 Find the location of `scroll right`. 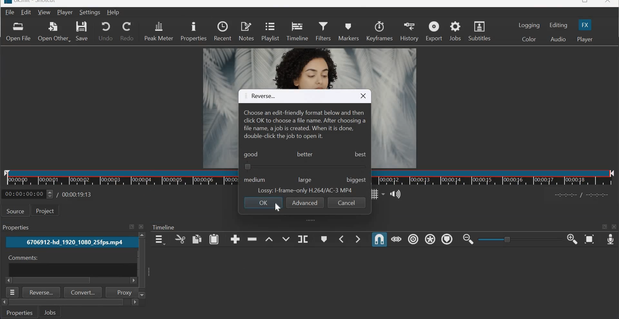

scroll right is located at coordinates (134, 303).